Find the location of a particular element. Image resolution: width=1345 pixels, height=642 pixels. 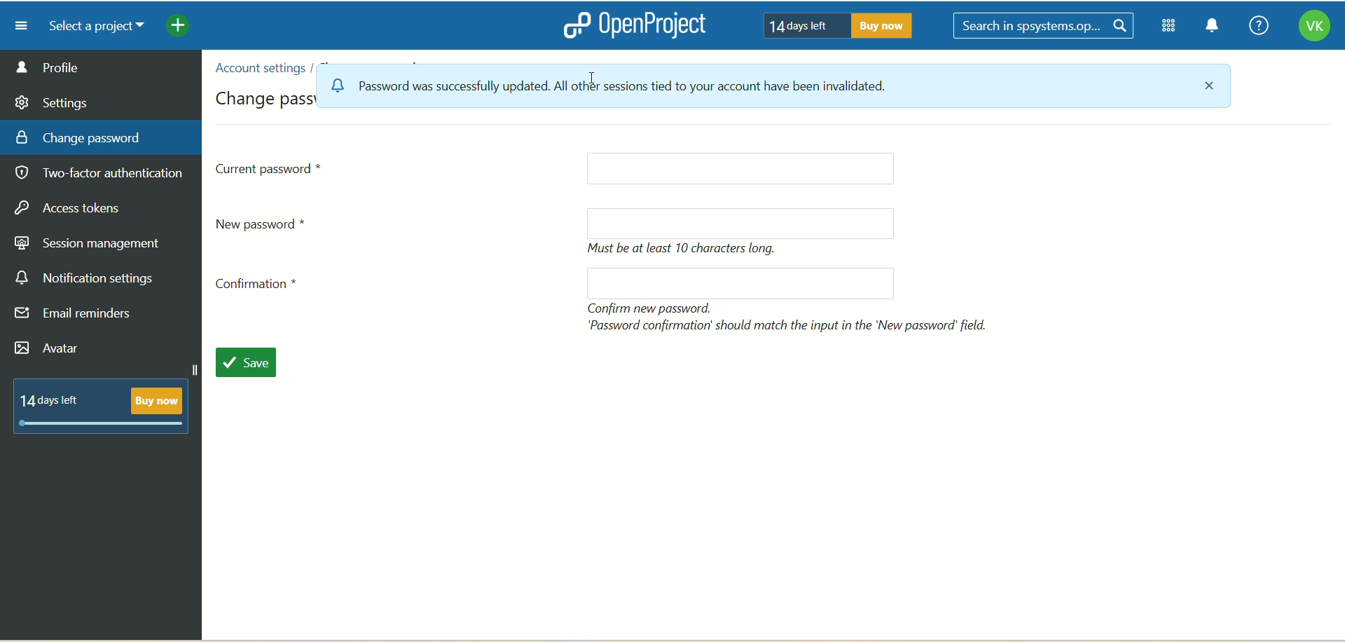

openproject is located at coordinates (631, 25).